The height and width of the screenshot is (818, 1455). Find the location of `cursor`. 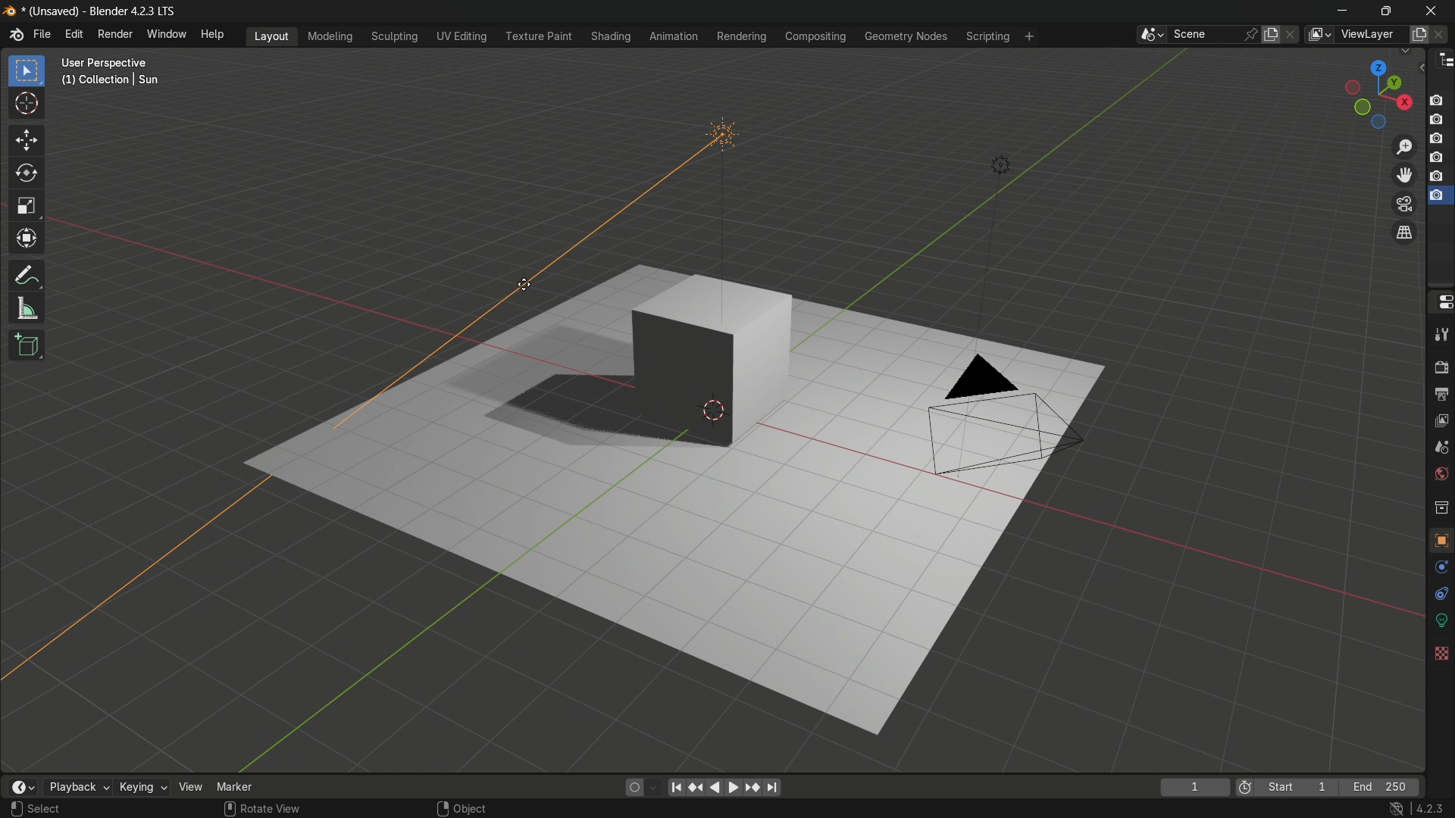

cursor is located at coordinates (525, 285).